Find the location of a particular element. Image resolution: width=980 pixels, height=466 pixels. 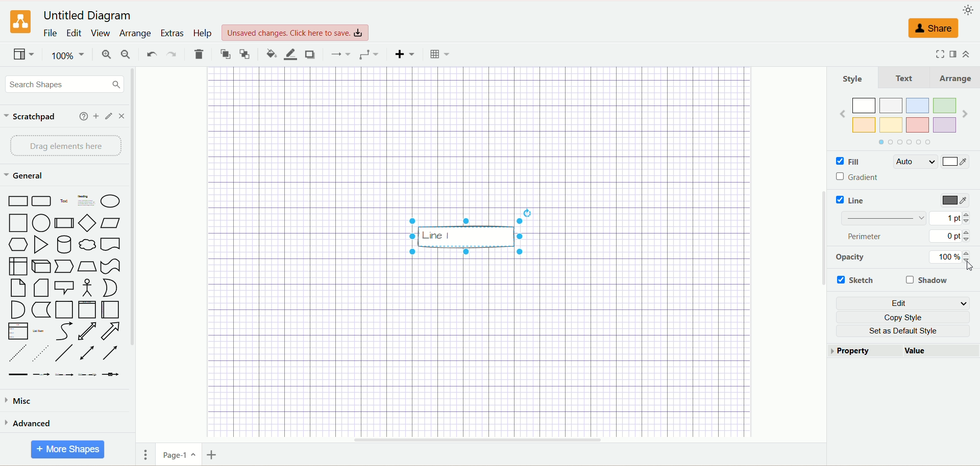

to back is located at coordinates (246, 55).